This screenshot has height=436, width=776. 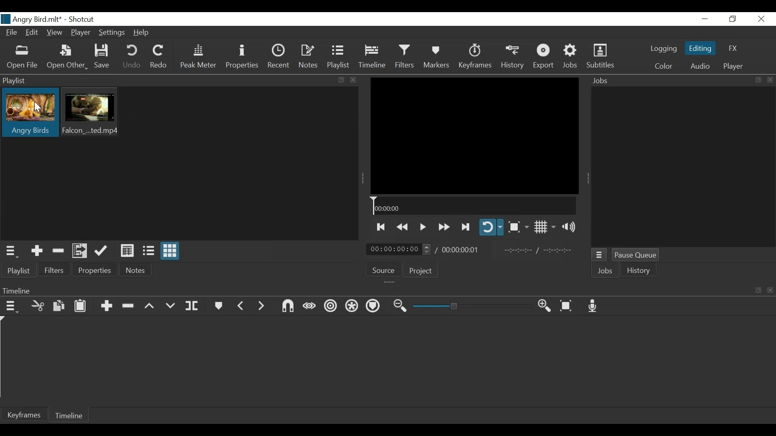 What do you see at coordinates (171, 252) in the screenshot?
I see `View as icons` at bounding box center [171, 252].